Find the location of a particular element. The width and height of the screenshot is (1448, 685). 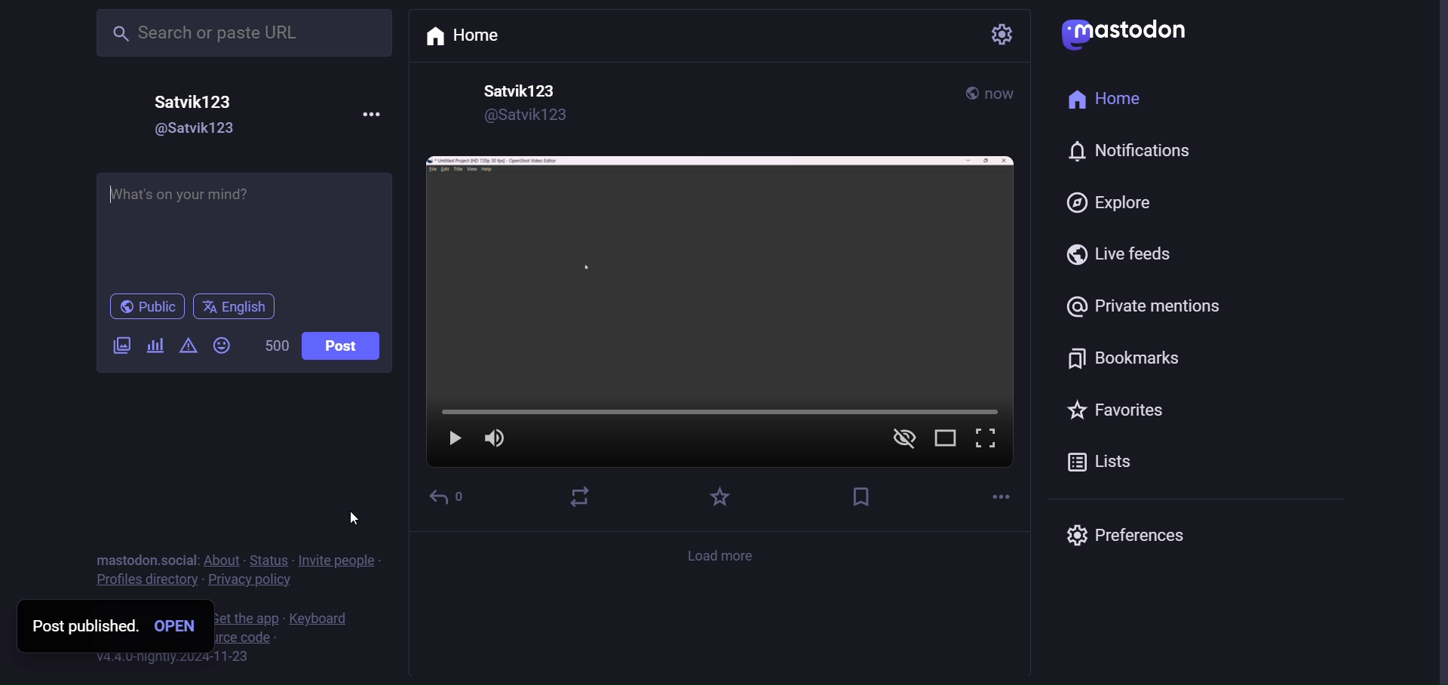

What's on your mind? is located at coordinates (244, 225).